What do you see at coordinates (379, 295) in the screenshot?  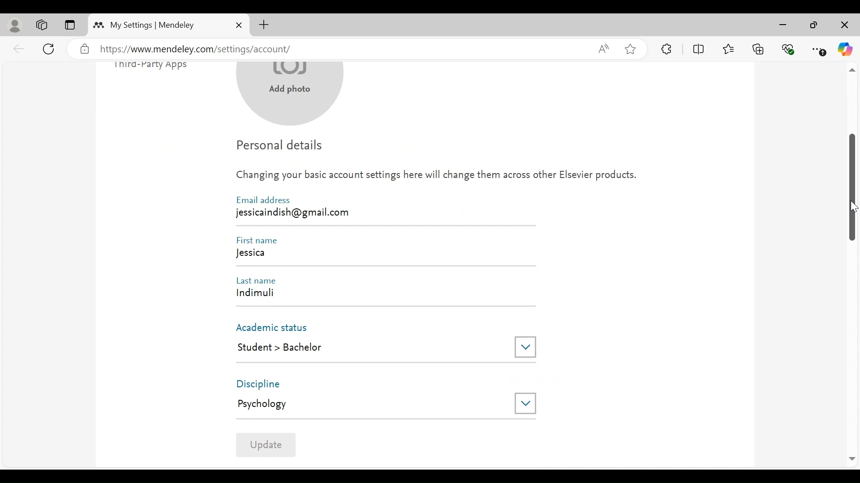 I see `indimuli` at bounding box center [379, 295].